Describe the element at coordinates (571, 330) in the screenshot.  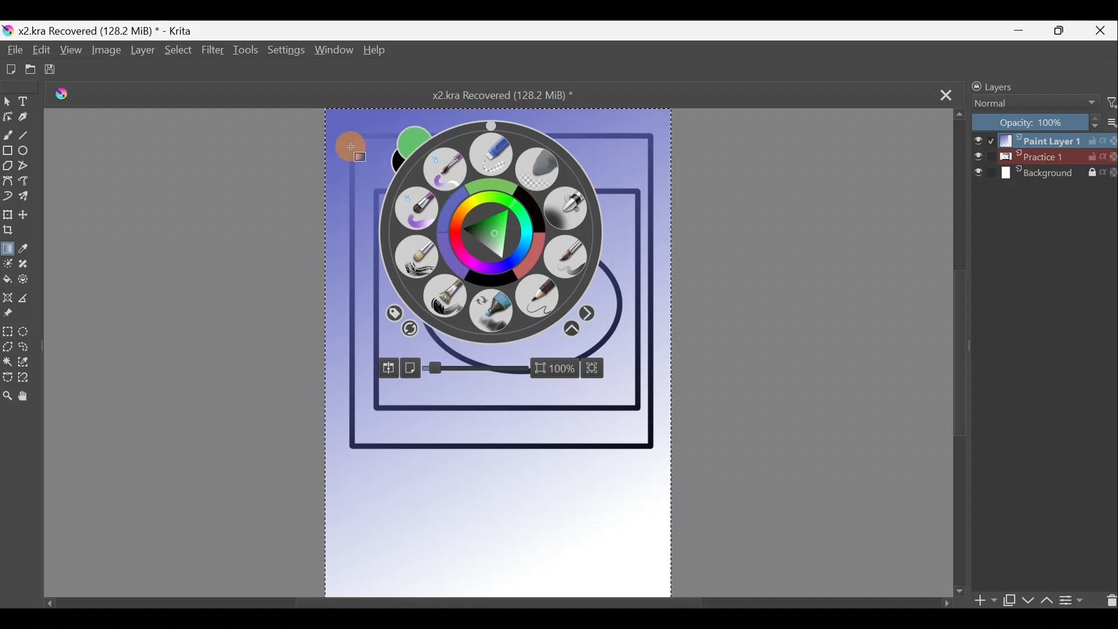
I see `More` at that location.